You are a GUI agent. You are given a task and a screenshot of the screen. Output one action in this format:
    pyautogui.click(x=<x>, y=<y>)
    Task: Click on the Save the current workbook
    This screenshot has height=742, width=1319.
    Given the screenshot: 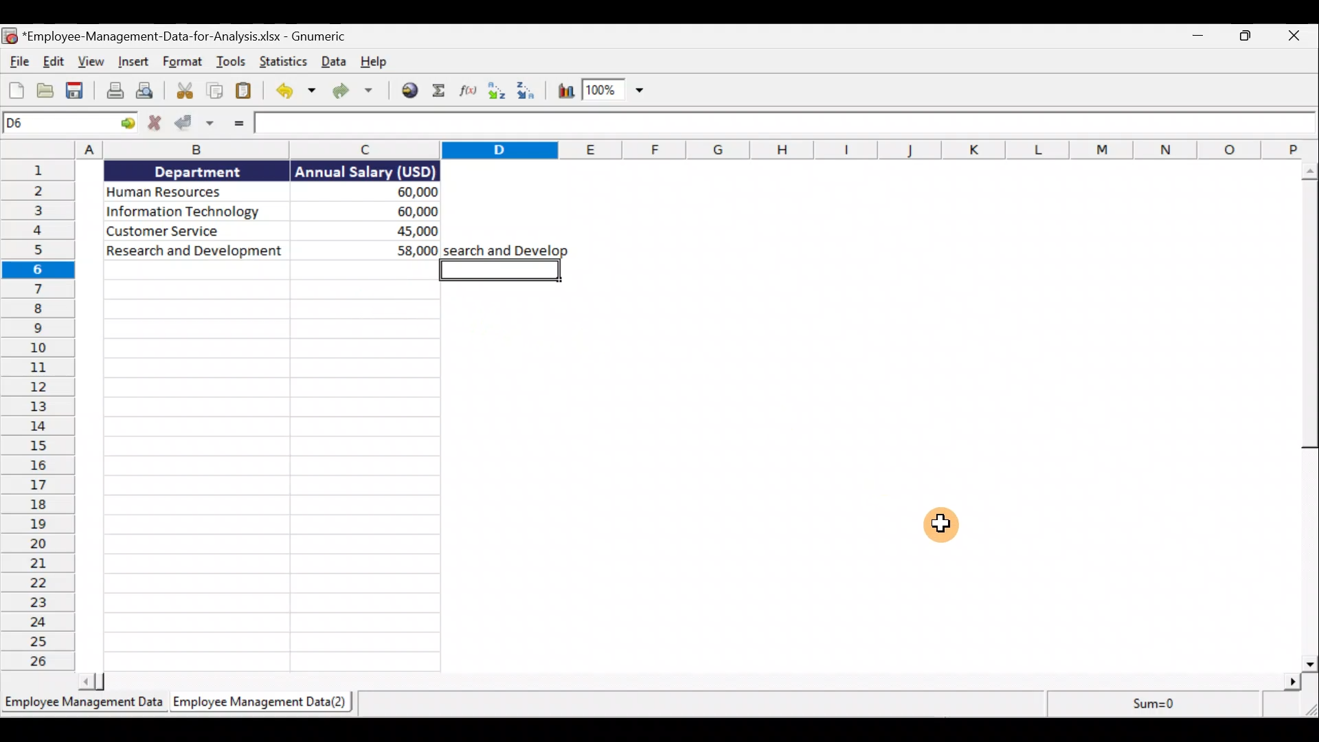 What is the action you would take?
    pyautogui.click(x=74, y=89)
    